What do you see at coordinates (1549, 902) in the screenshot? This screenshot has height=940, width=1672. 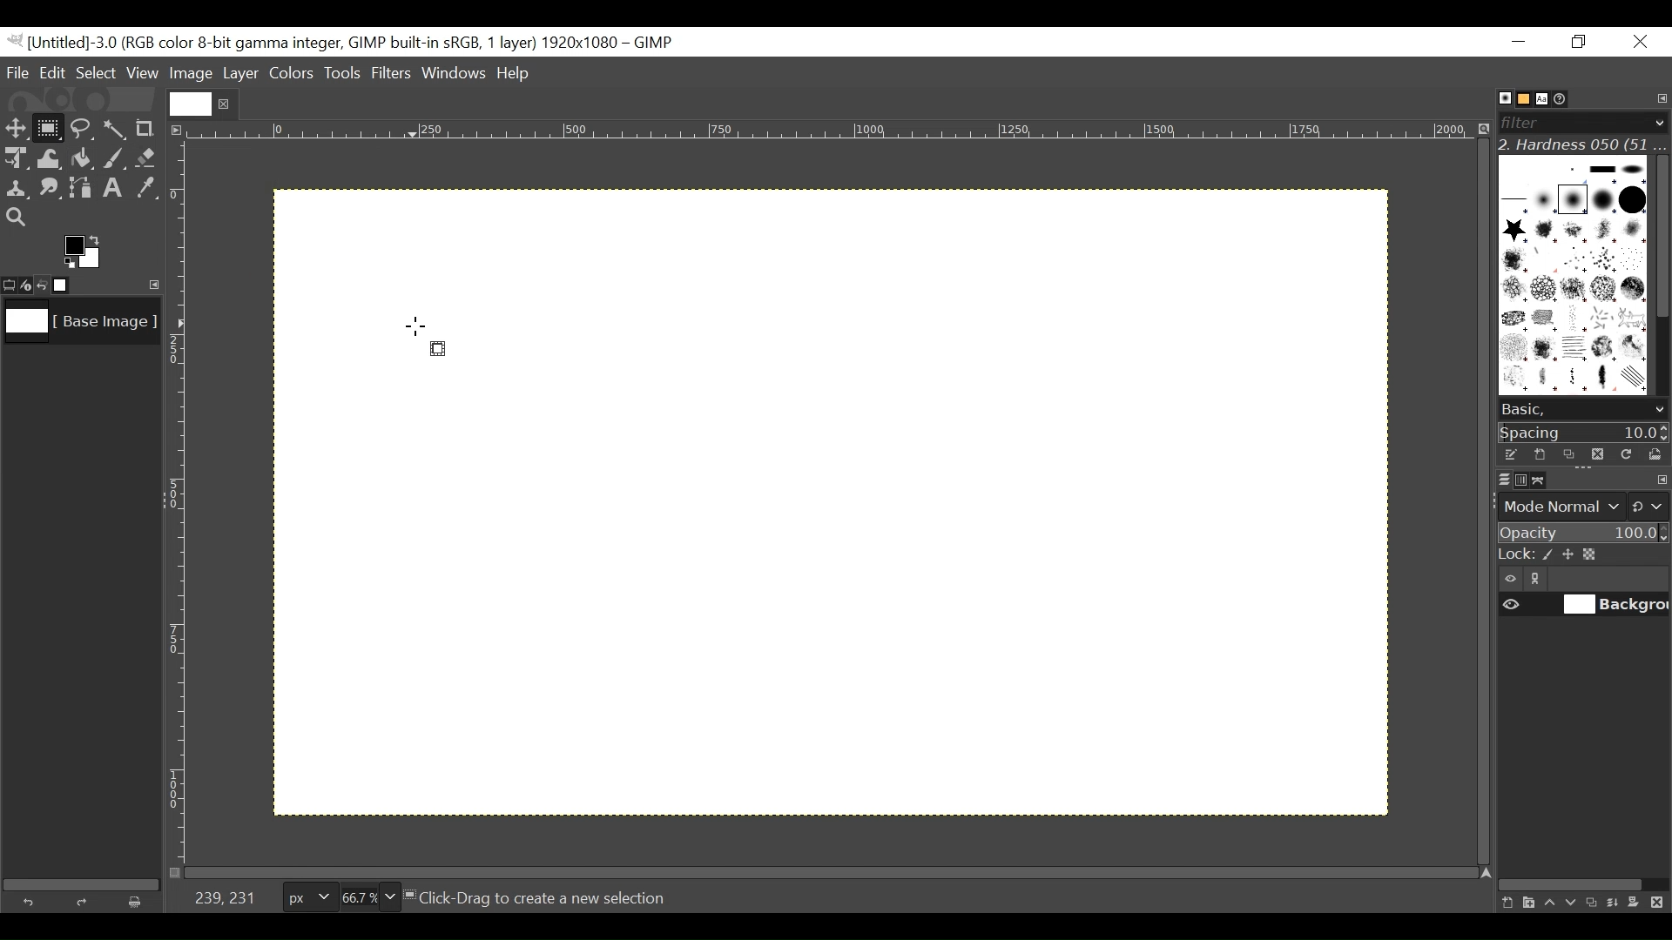 I see `Raise the layer` at bounding box center [1549, 902].